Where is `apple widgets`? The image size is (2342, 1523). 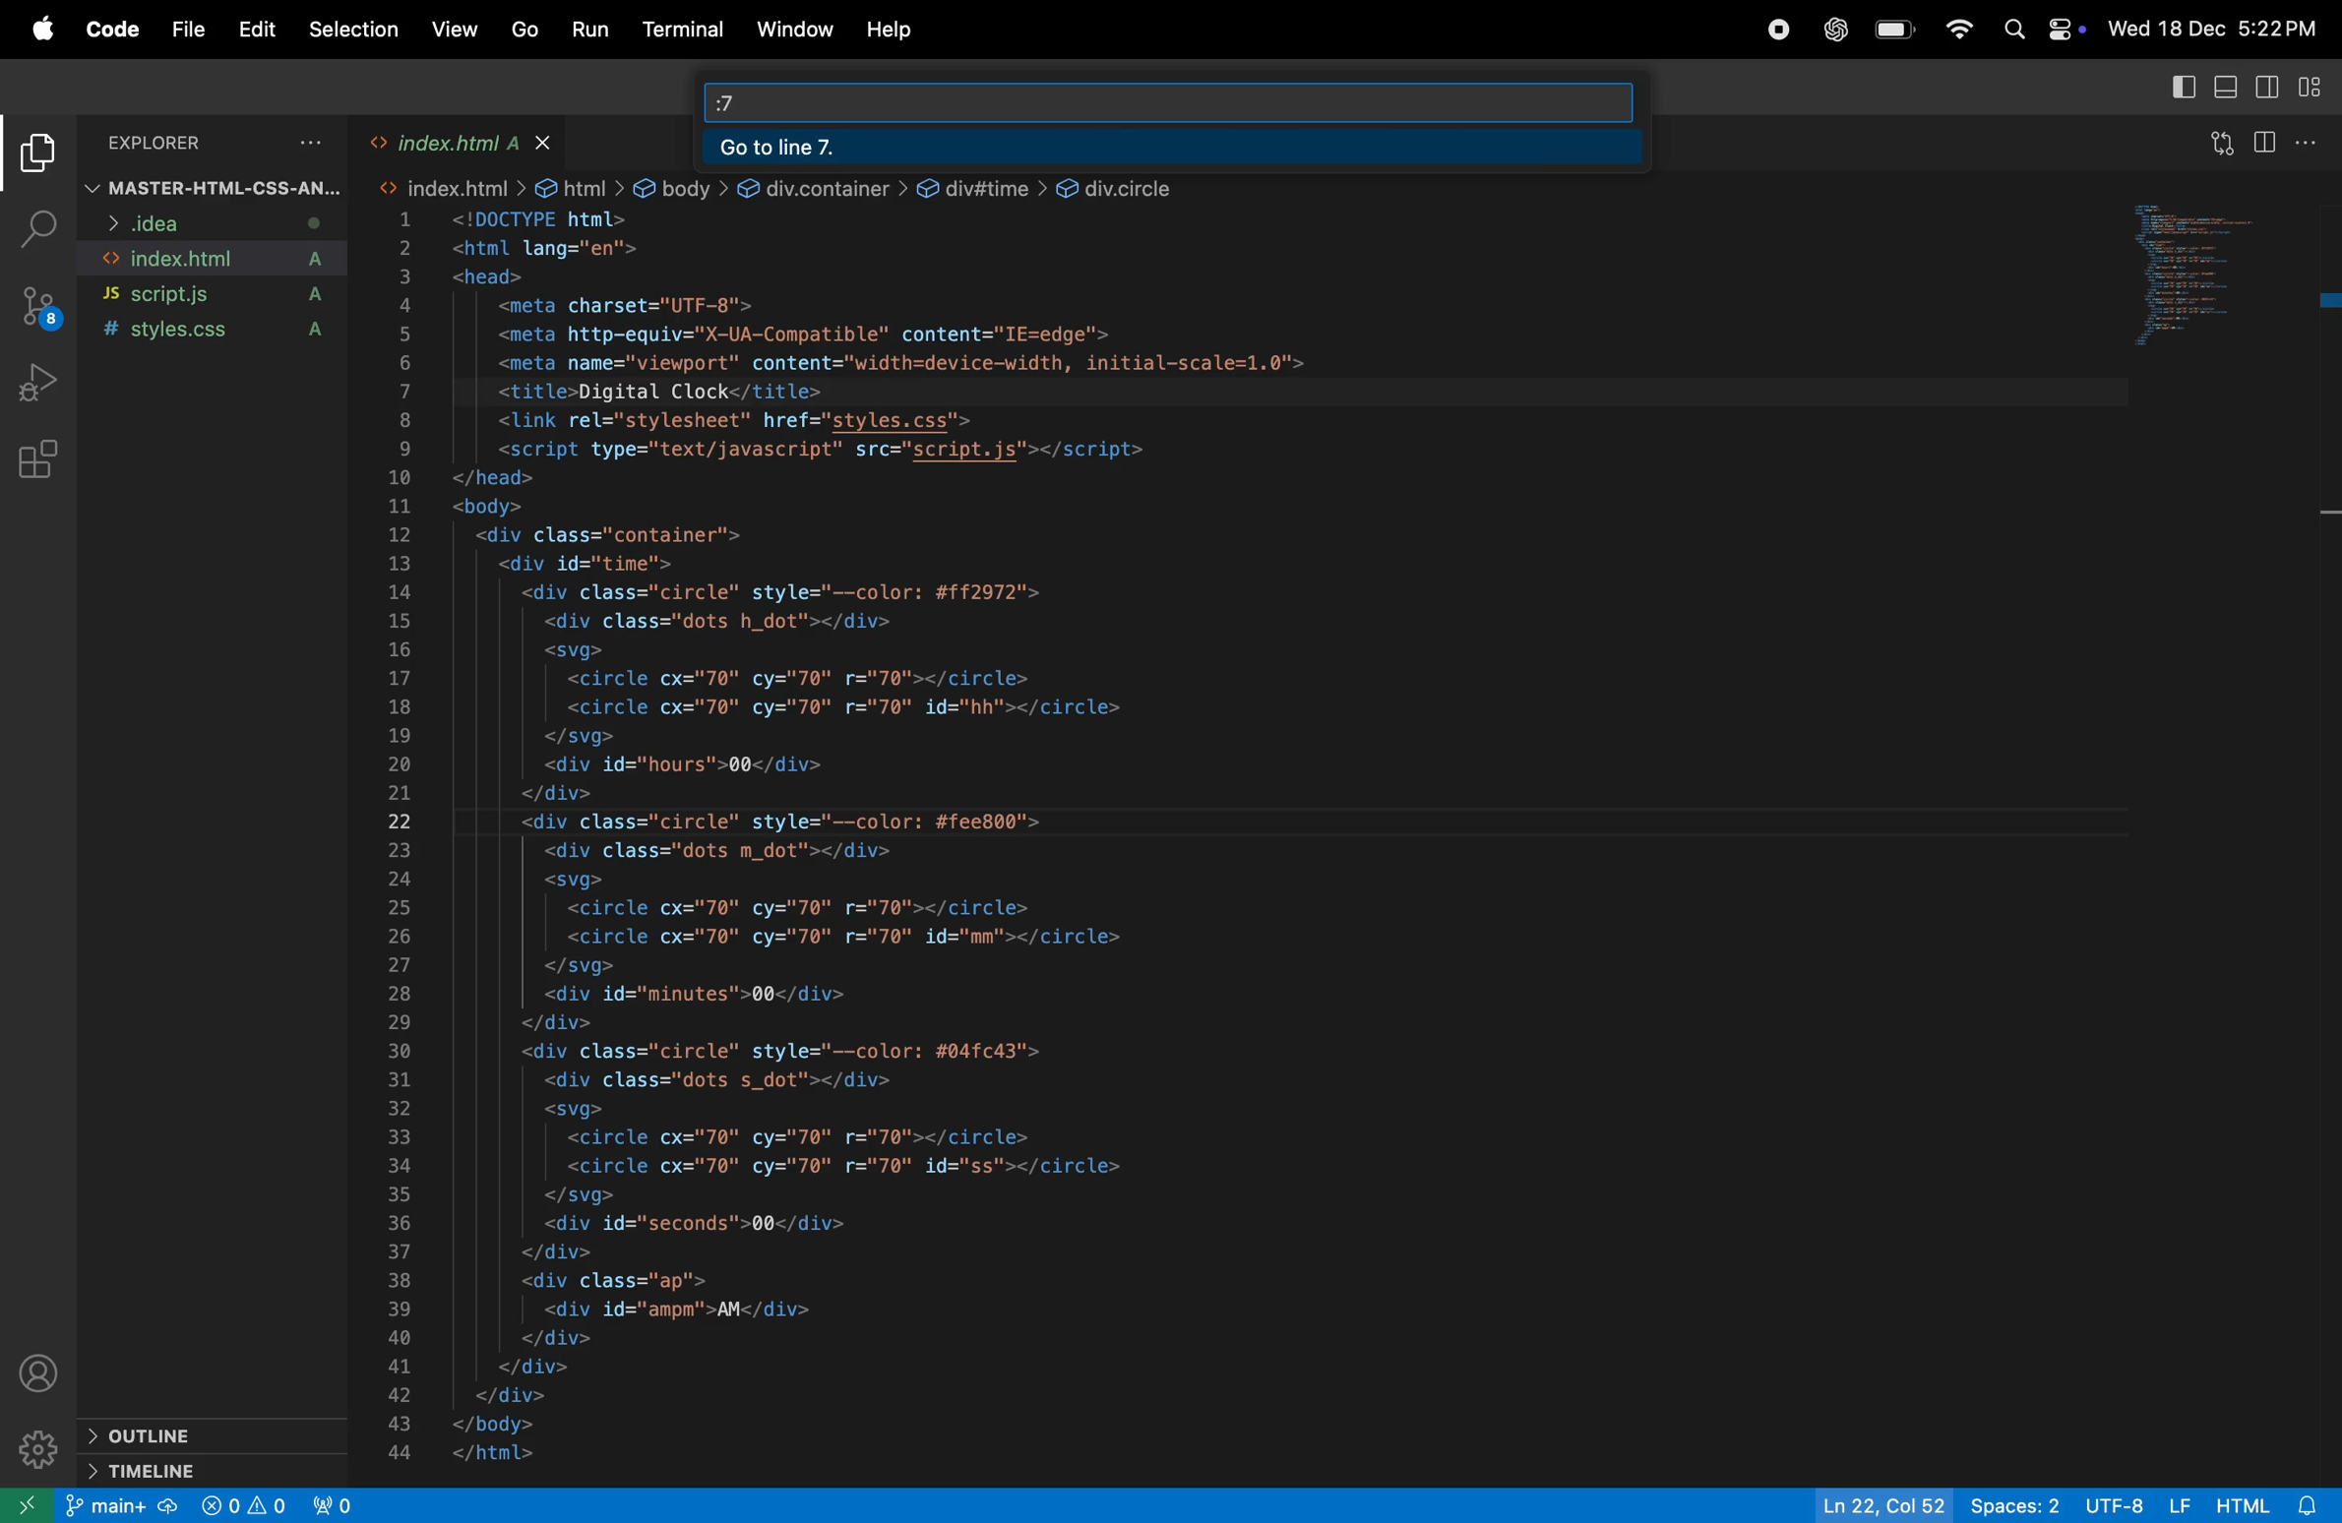
apple widgets is located at coordinates (2043, 30).